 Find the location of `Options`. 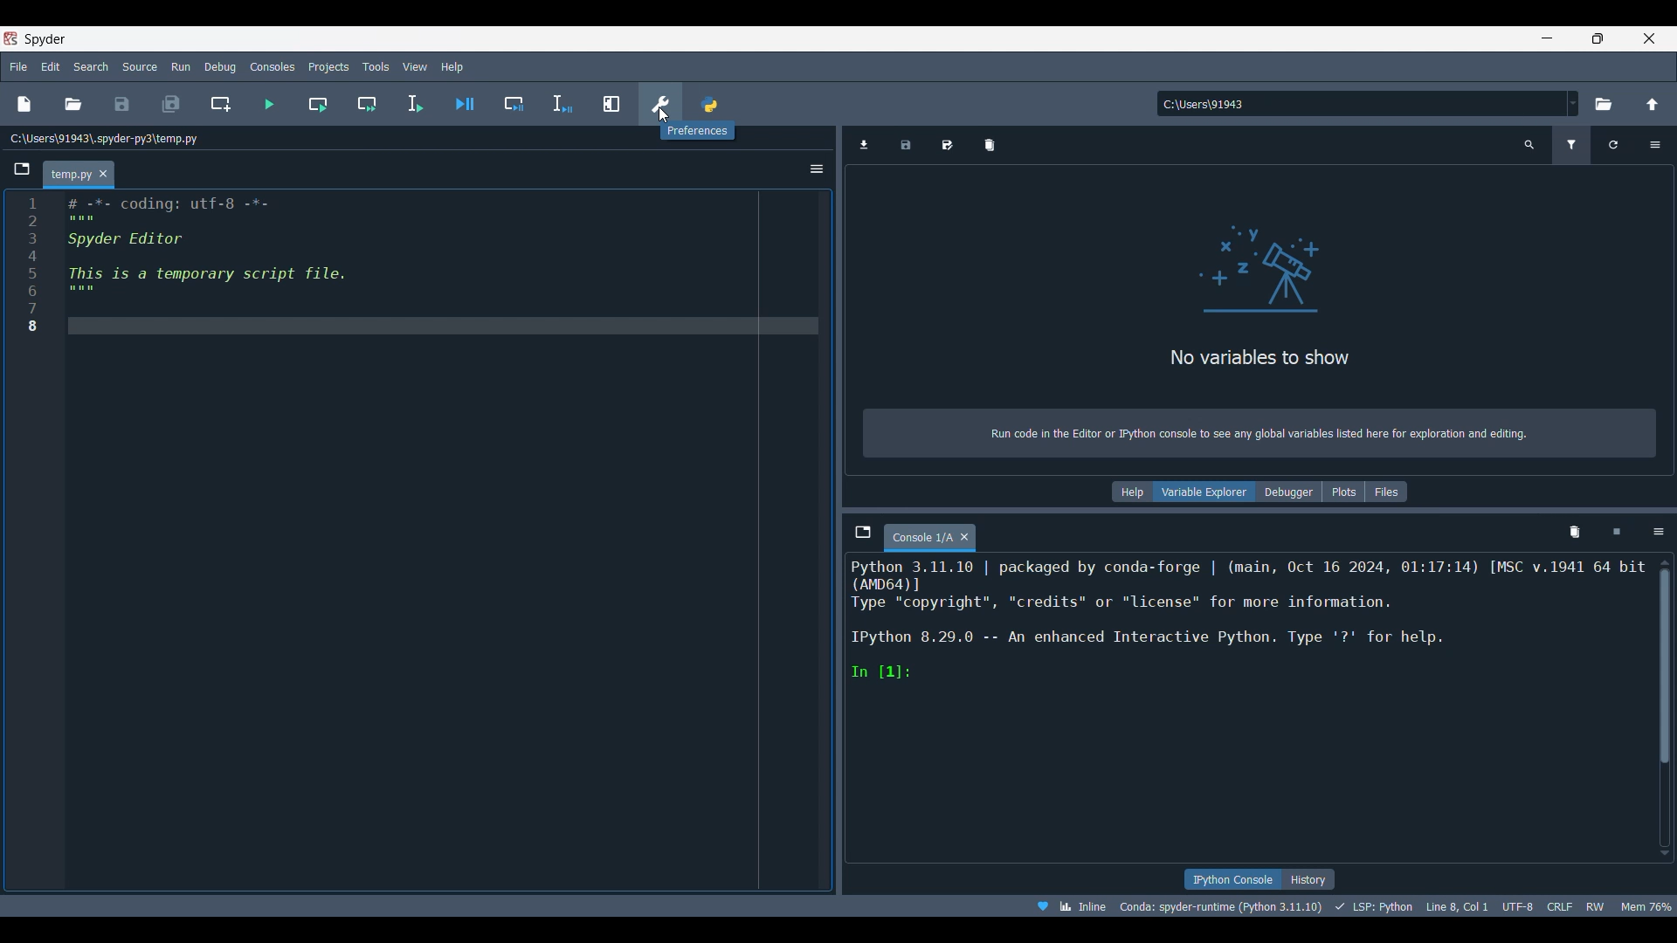

Options is located at coordinates (817, 169).